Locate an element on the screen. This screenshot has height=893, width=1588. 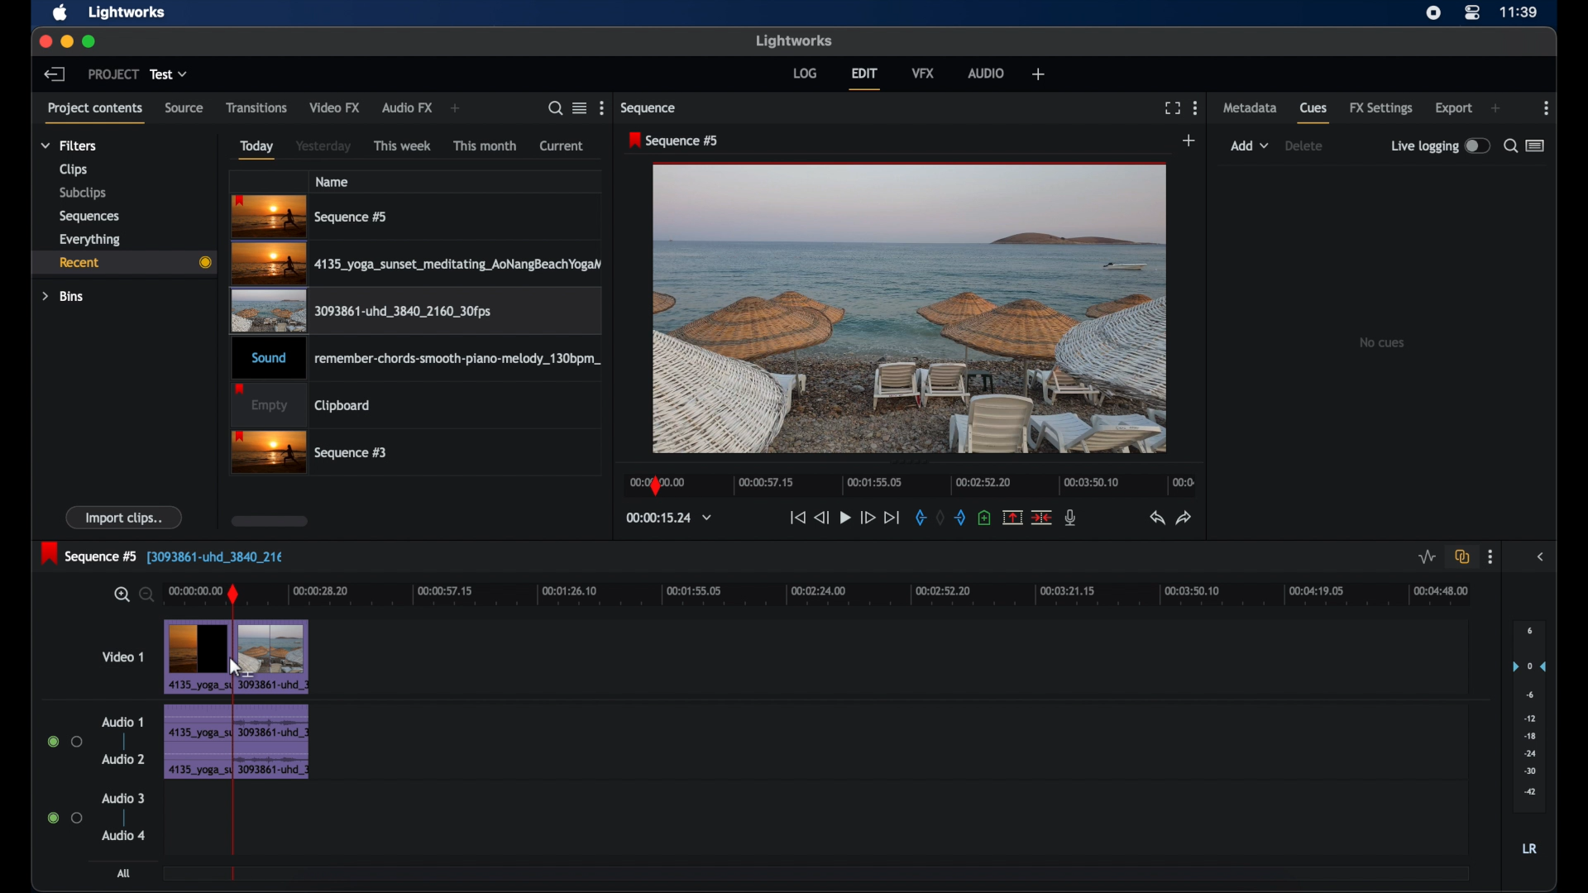
lightworks is located at coordinates (796, 41).